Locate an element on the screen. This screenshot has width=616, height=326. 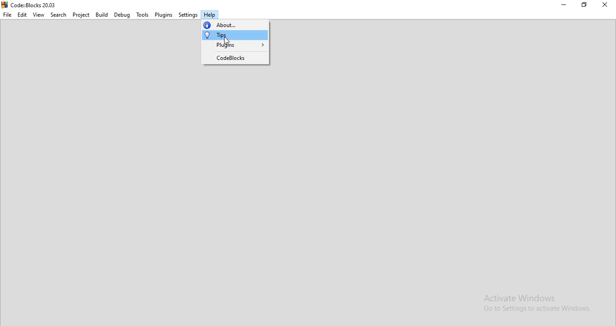
View  is located at coordinates (39, 15).